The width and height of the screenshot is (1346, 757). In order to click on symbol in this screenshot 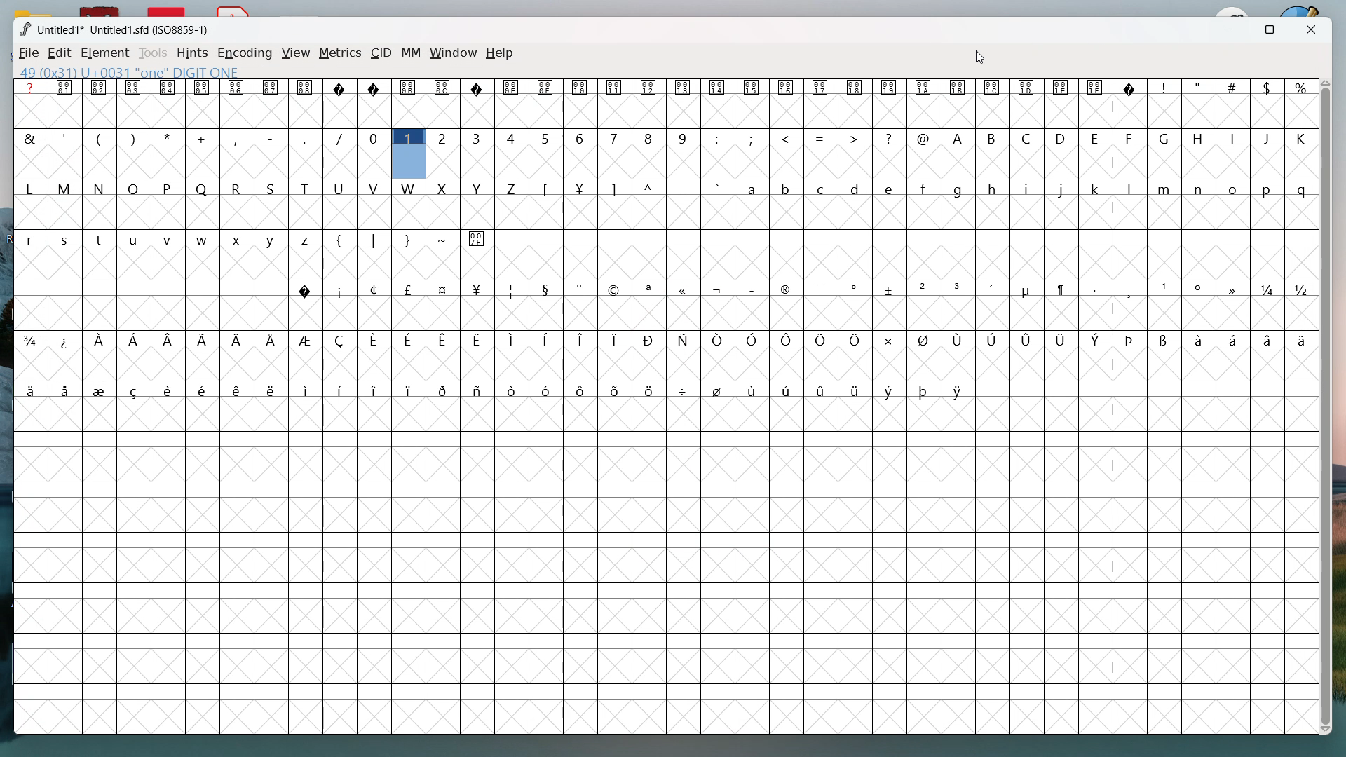, I will do `click(66, 390)`.